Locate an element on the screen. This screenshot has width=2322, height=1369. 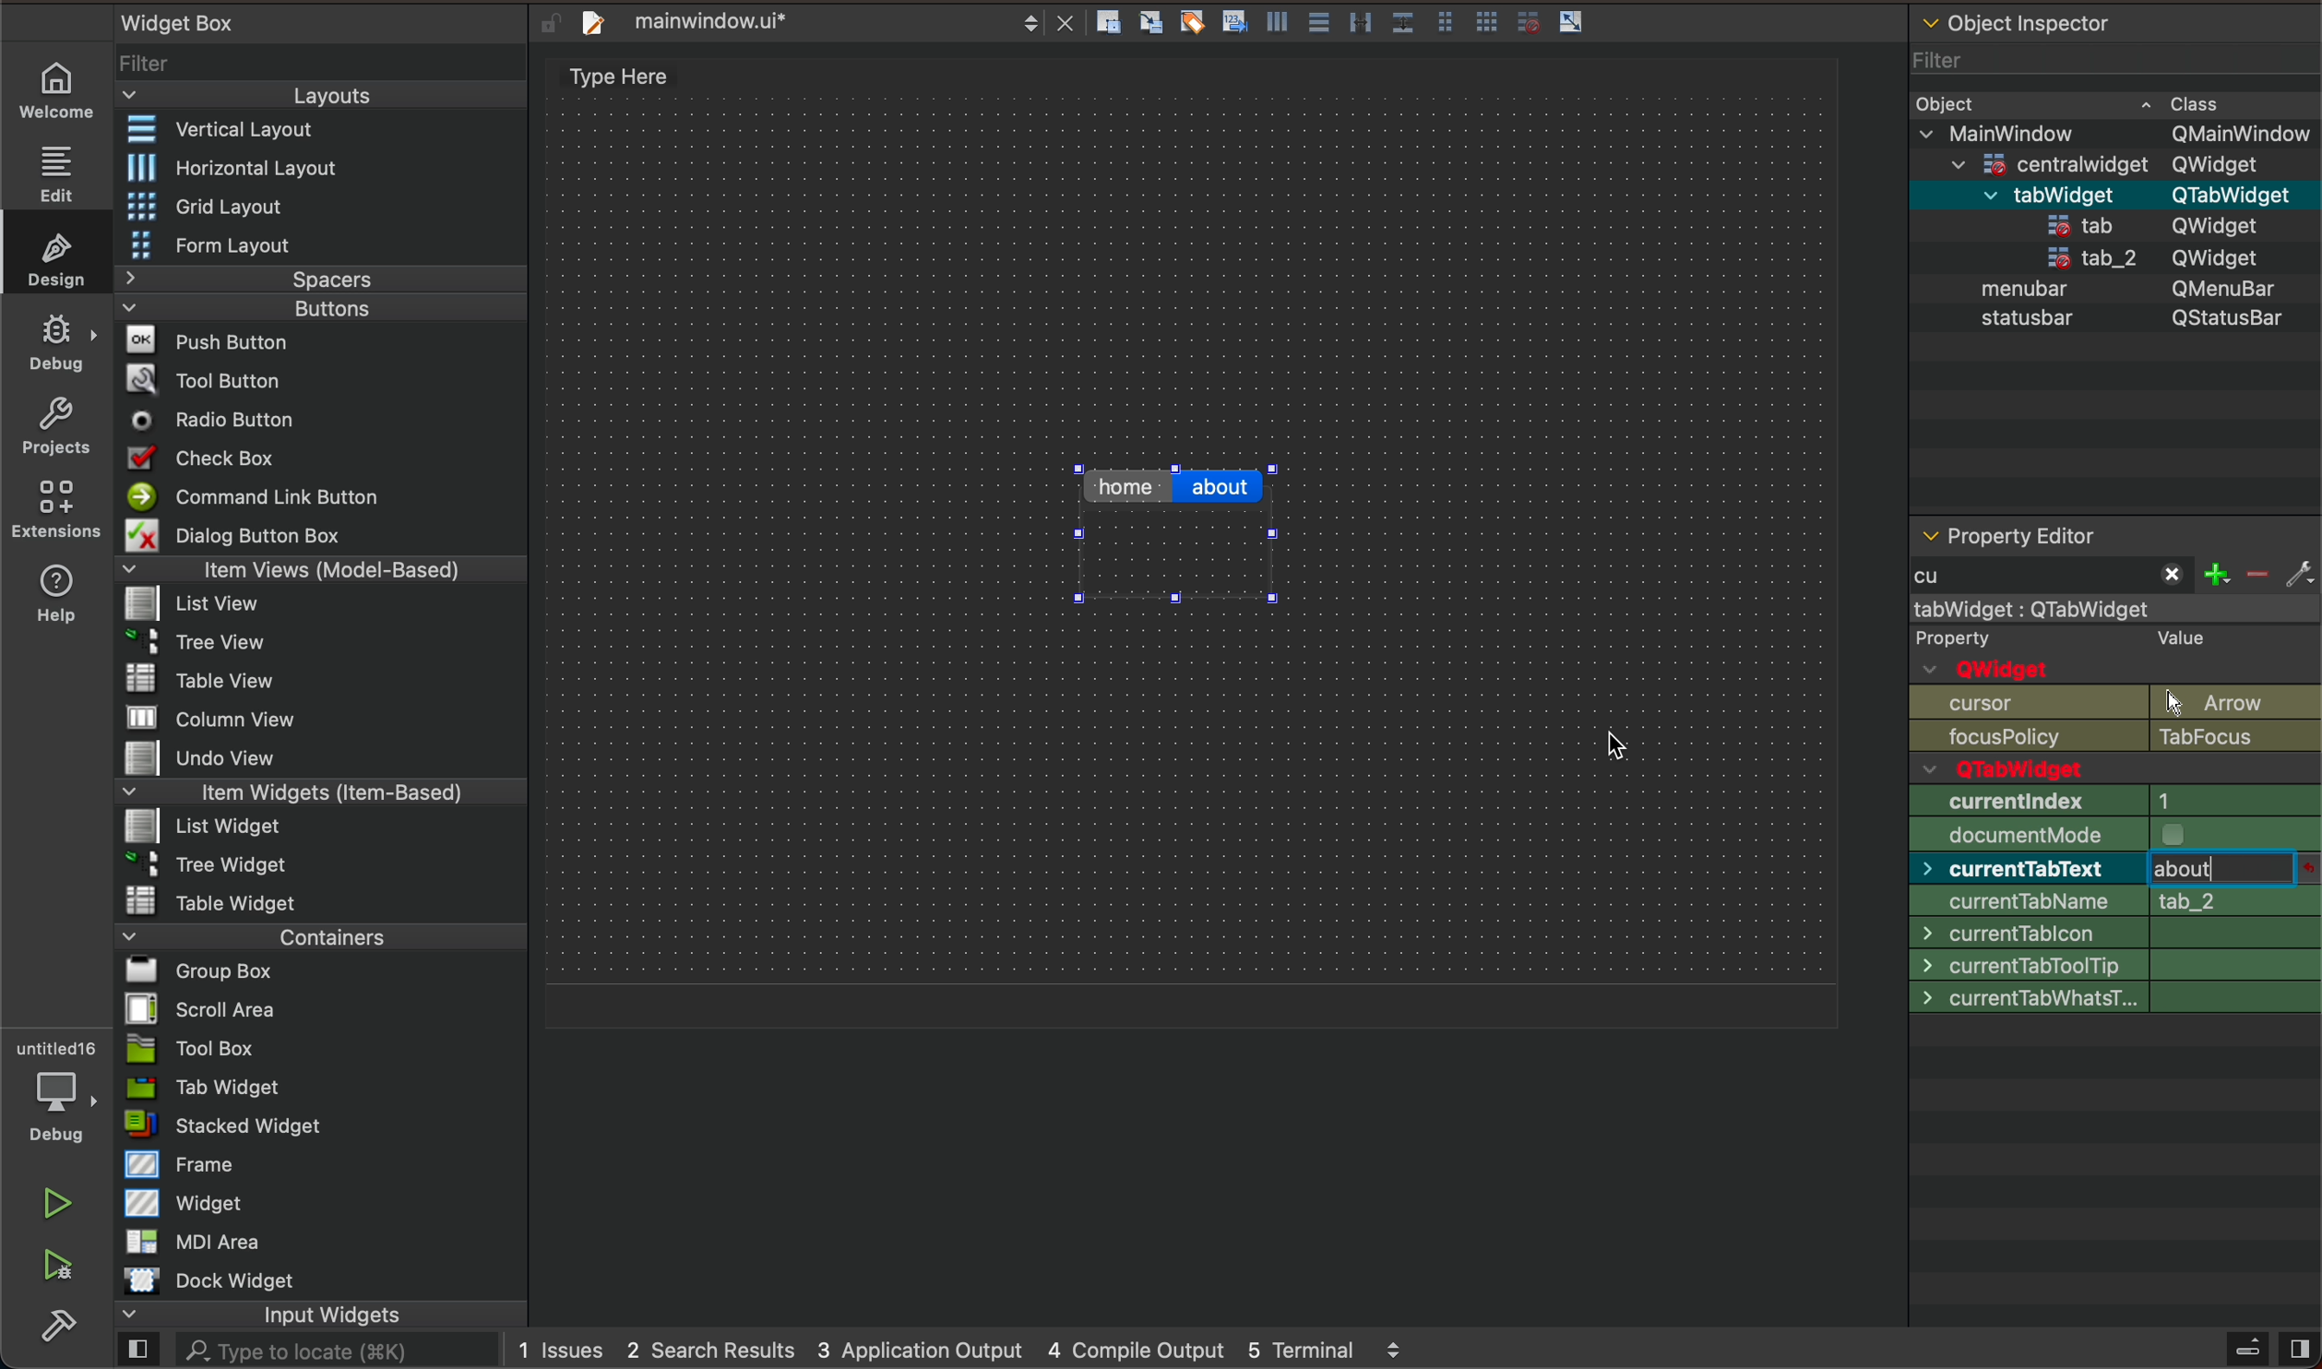
projects is located at coordinates (58, 425).